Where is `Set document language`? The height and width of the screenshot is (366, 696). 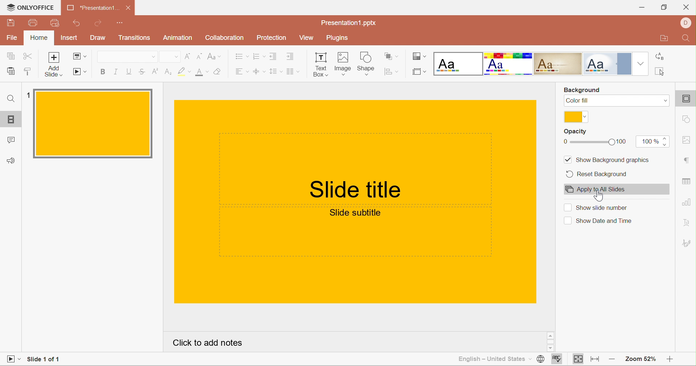 Set document language is located at coordinates (540, 359).